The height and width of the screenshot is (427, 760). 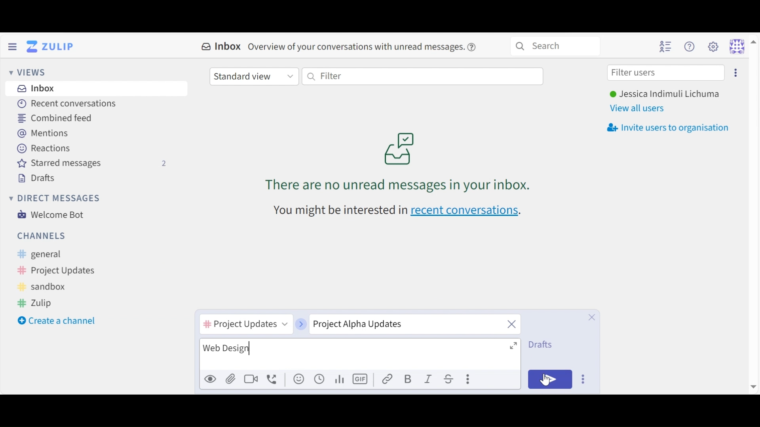 What do you see at coordinates (37, 89) in the screenshot?
I see `Inbox` at bounding box center [37, 89].